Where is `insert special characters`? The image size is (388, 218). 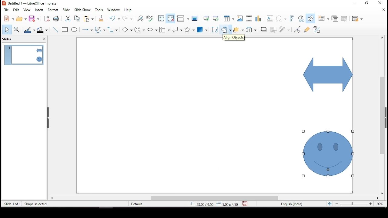 insert special characters is located at coordinates (281, 18).